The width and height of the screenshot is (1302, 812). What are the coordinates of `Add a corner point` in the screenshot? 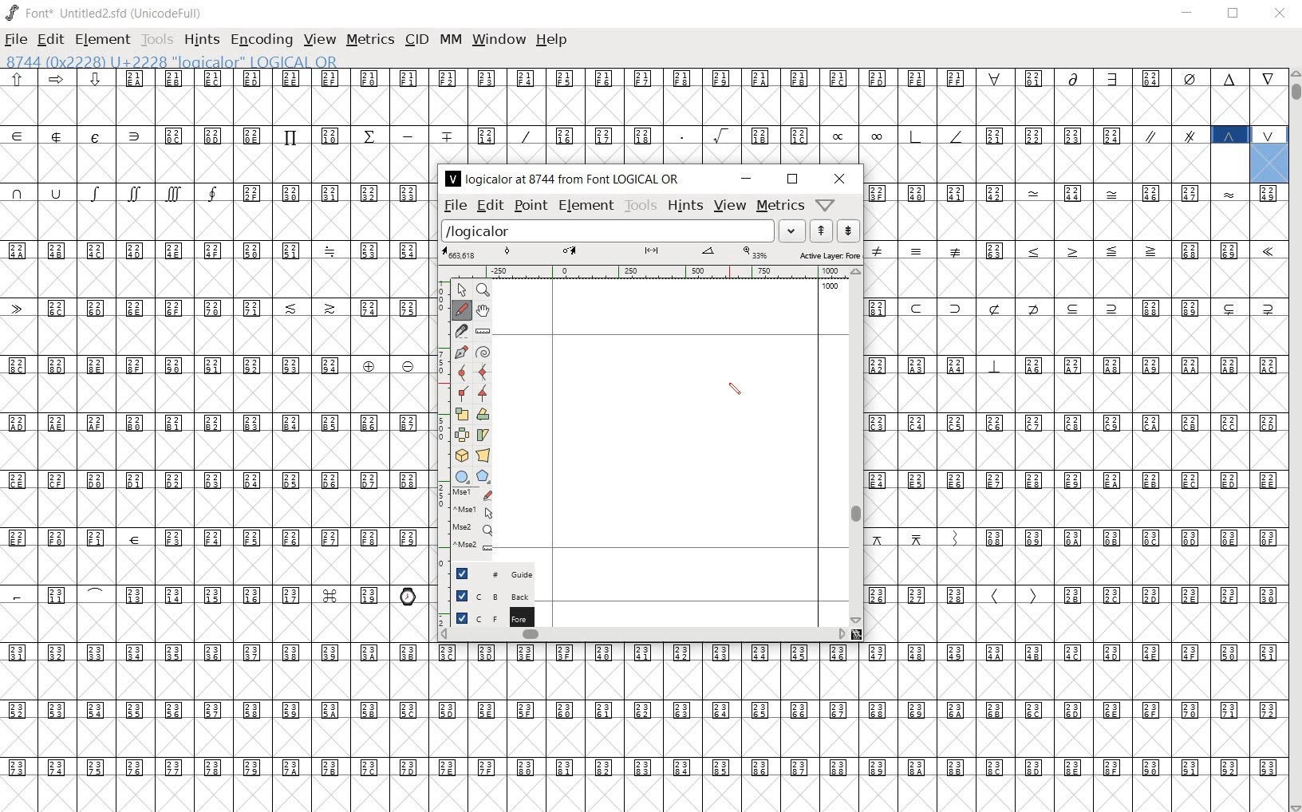 It's located at (463, 395).